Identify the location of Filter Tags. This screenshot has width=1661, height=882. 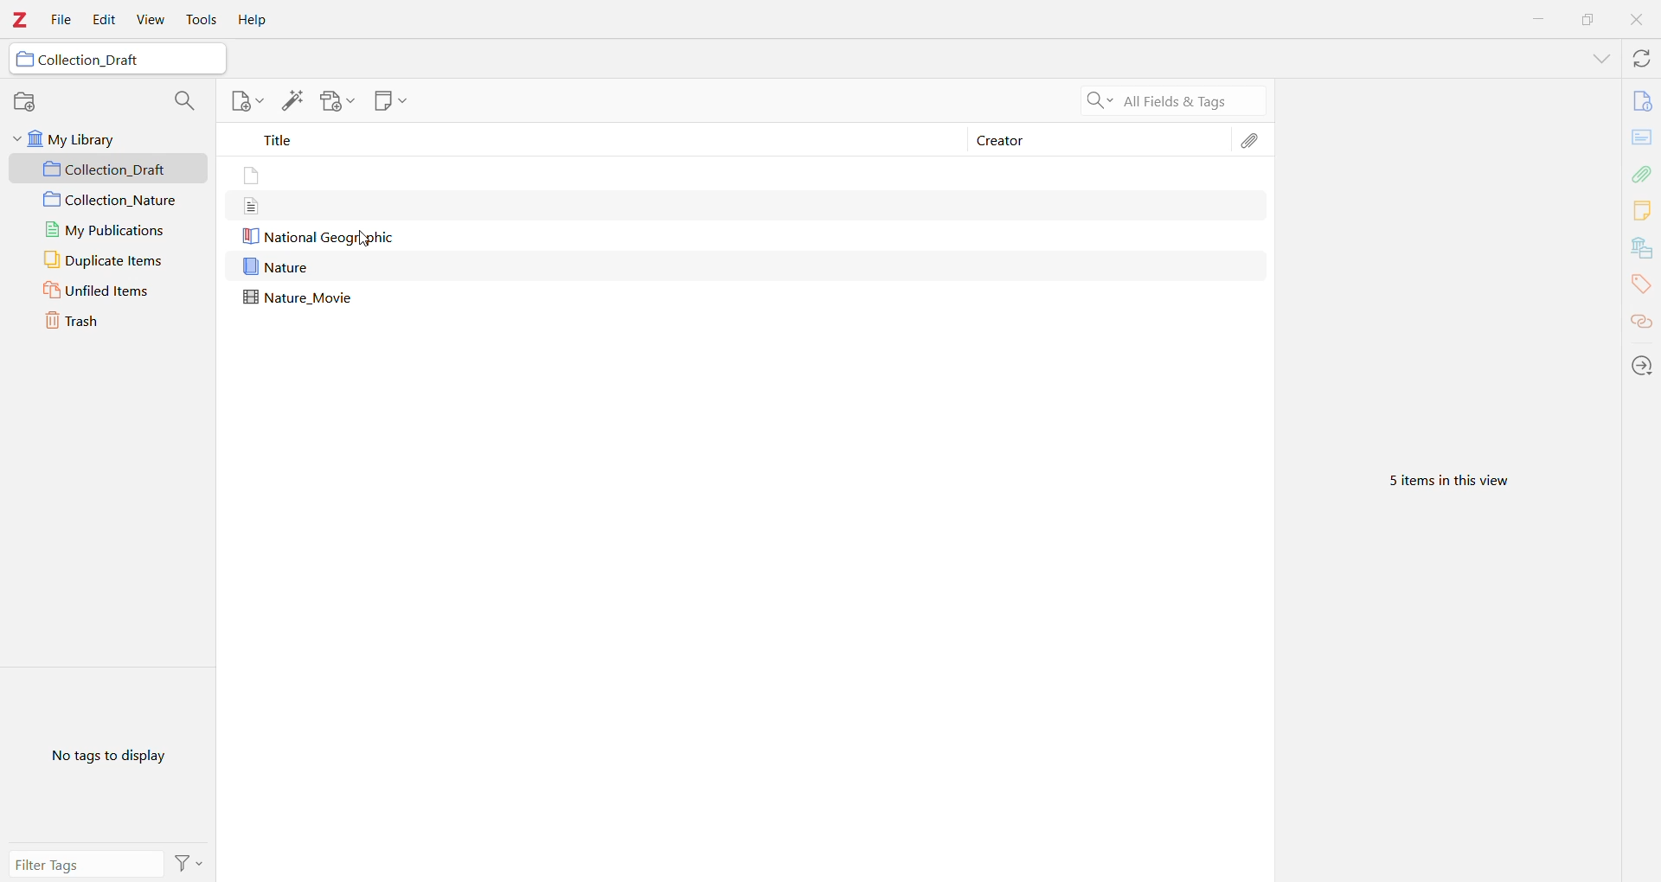
(85, 863).